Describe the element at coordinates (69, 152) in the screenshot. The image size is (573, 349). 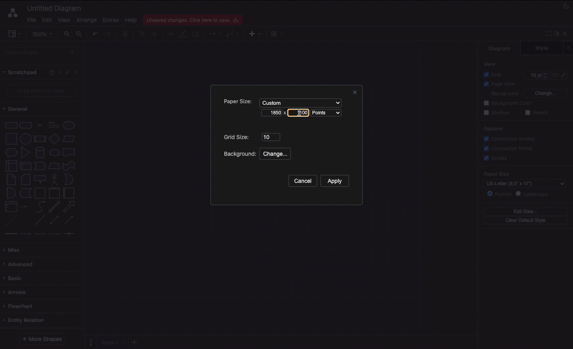
I see `Document` at that location.